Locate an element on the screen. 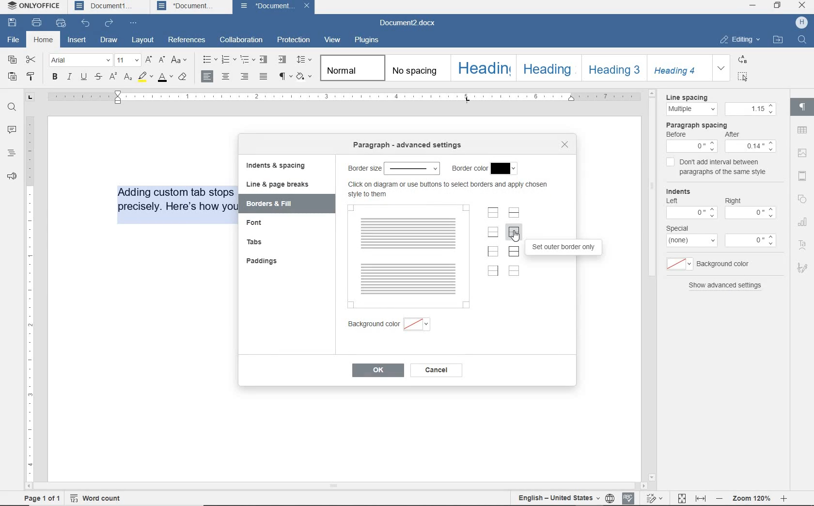  font is located at coordinates (258, 222).